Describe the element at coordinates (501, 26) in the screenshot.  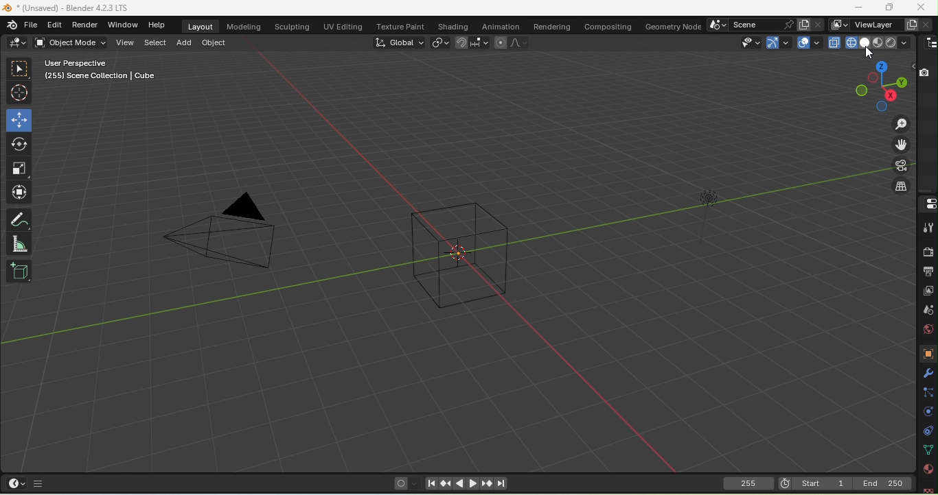
I see `Animation` at that location.